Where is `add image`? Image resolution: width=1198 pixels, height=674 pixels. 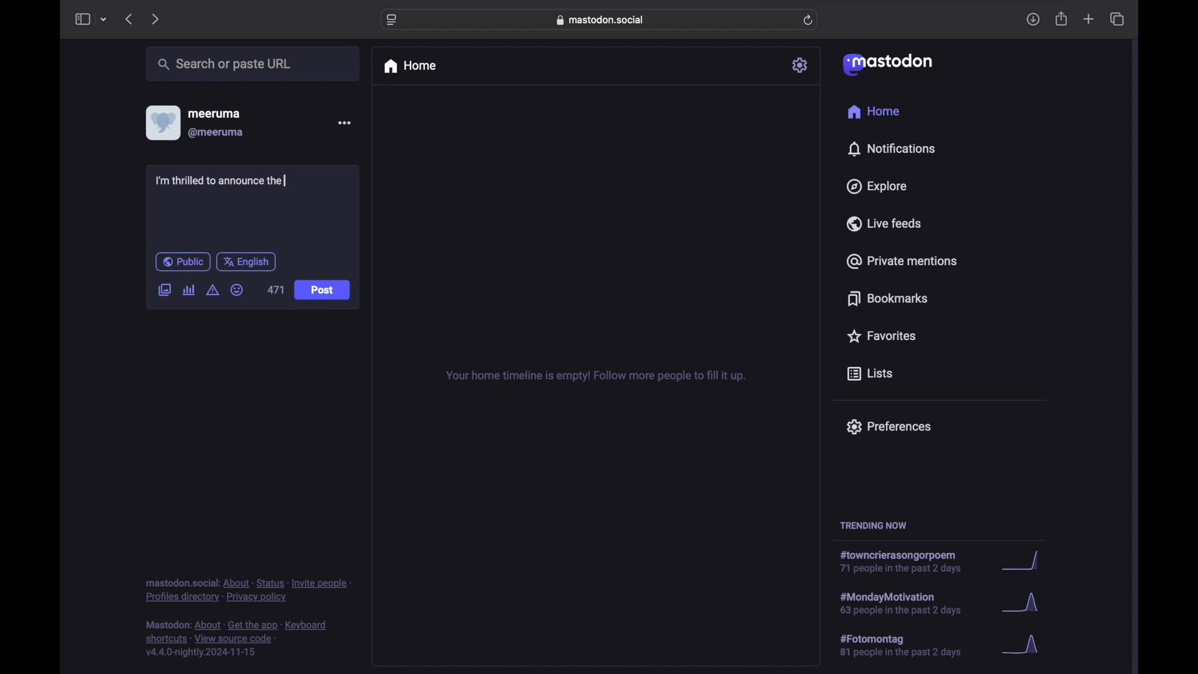 add image is located at coordinates (164, 291).